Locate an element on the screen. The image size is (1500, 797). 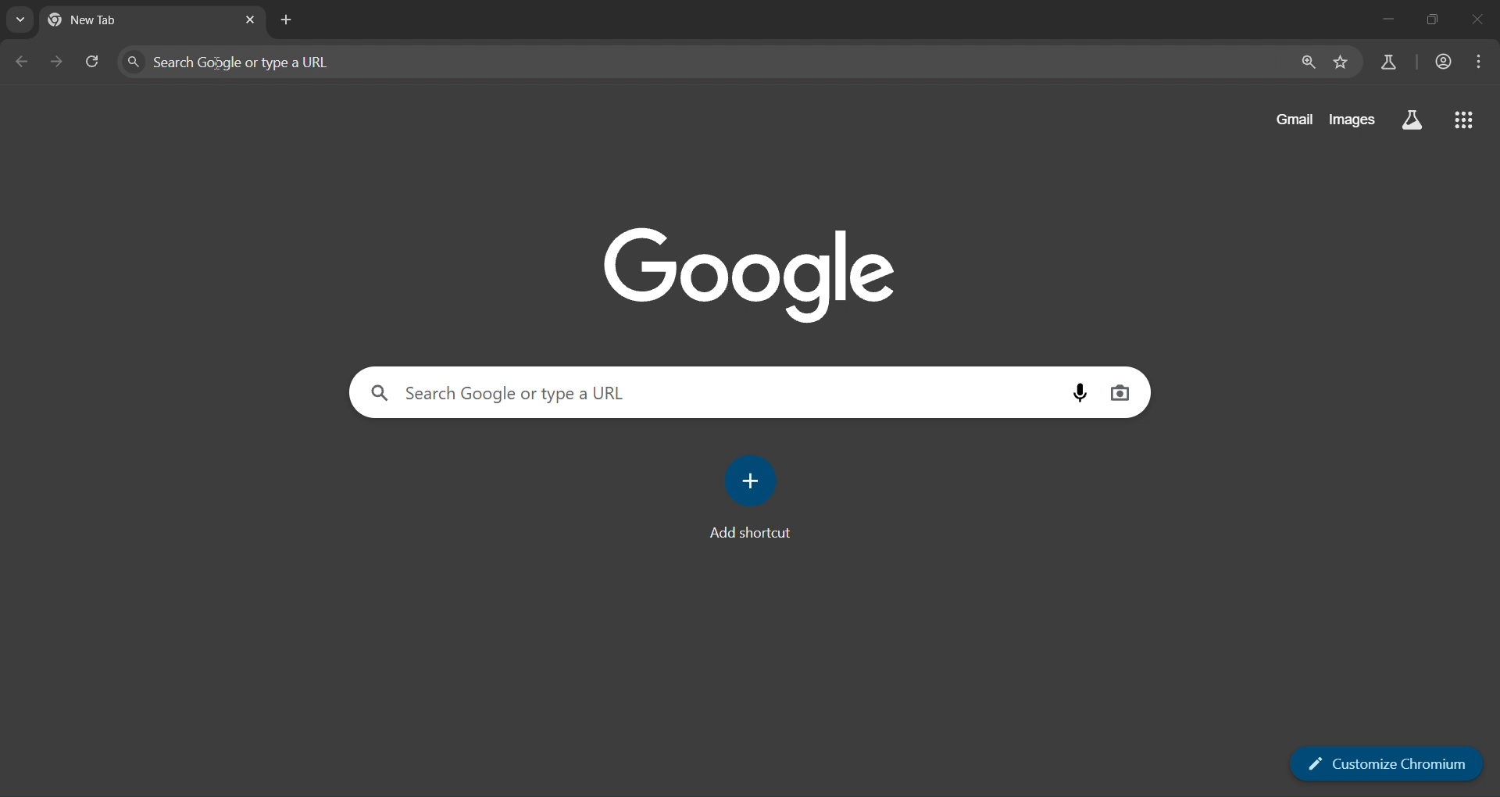
google apps is located at coordinates (1465, 123).